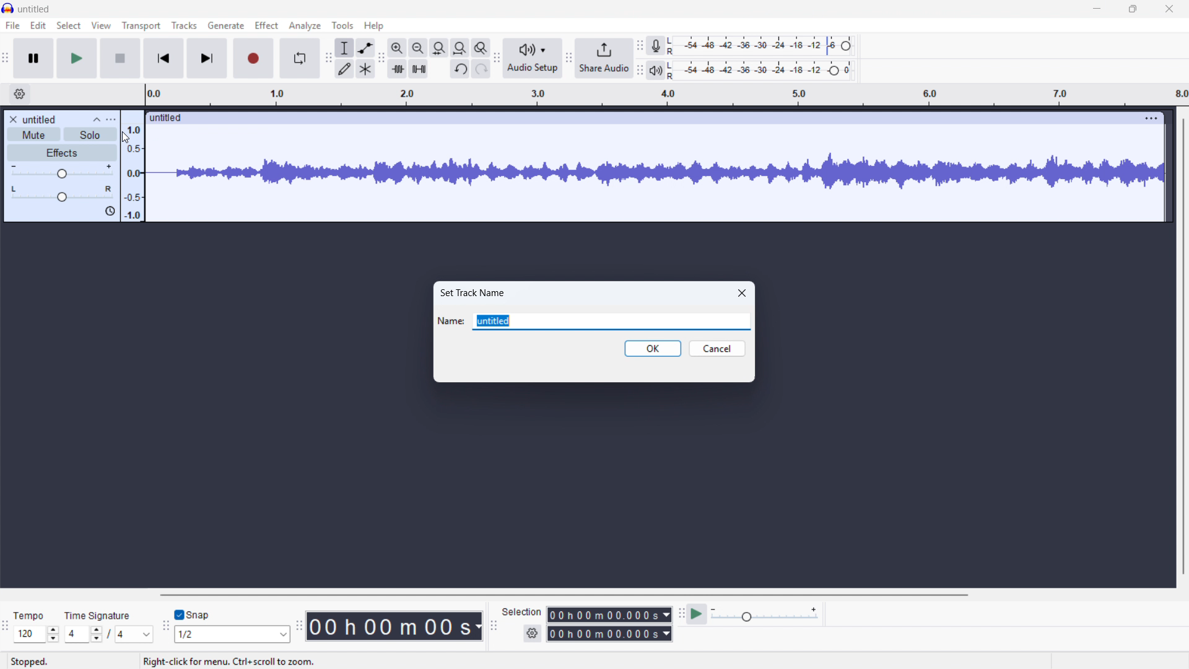  Describe the element at coordinates (344, 69) in the screenshot. I see `Draw tool ` at that location.